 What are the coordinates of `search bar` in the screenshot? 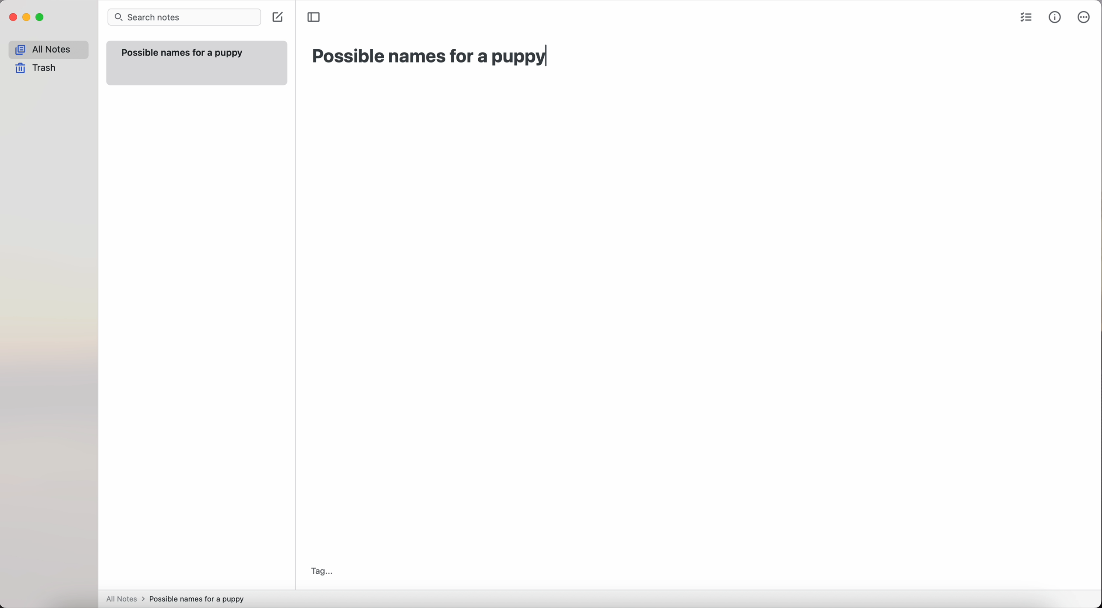 It's located at (184, 18).